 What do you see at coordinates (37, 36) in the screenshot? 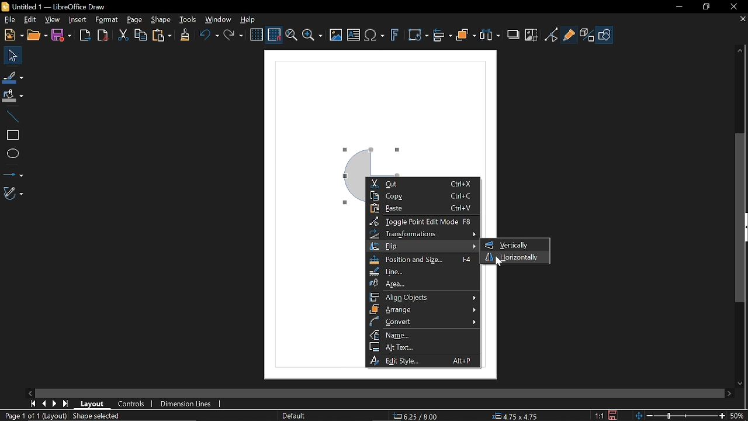
I see `open` at bounding box center [37, 36].